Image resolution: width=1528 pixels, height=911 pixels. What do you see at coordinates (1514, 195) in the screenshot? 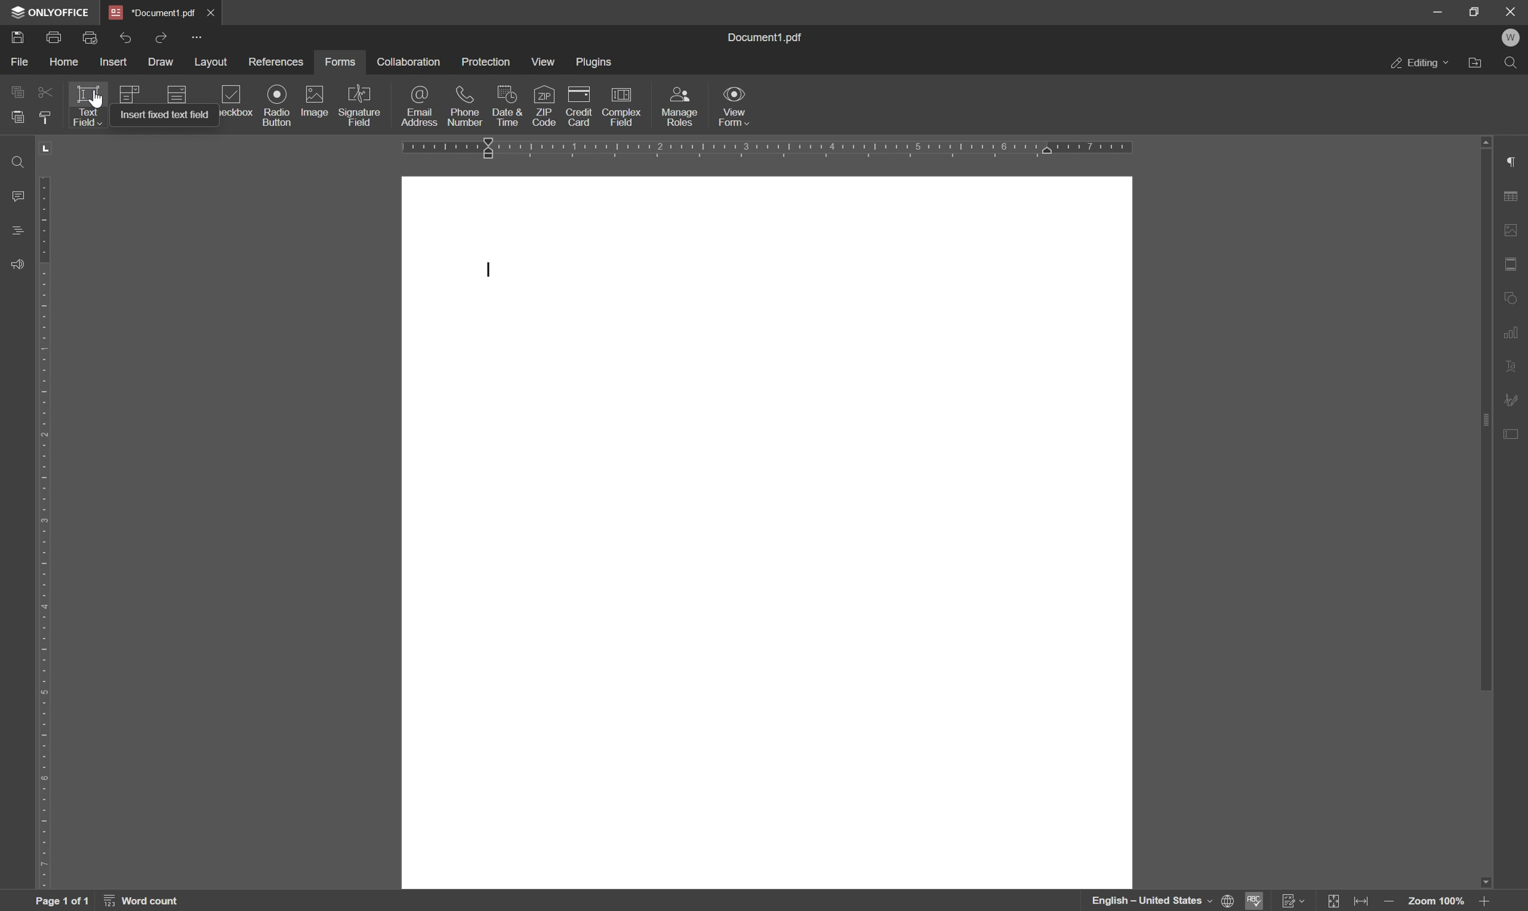
I see `table settings` at bounding box center [1514, 195].